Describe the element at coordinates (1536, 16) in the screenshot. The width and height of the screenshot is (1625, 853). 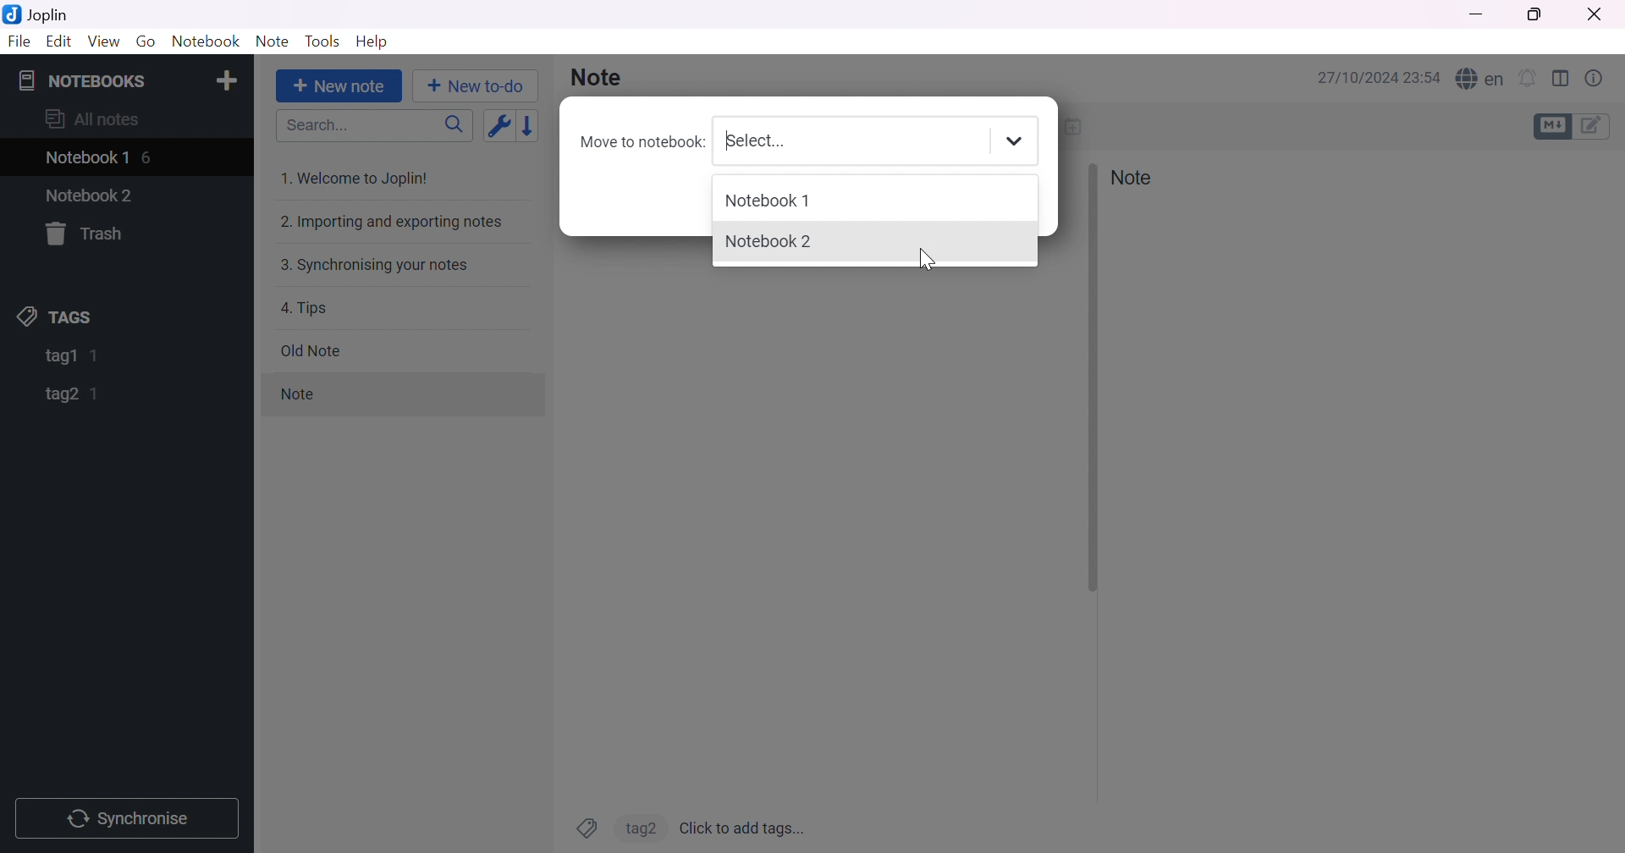
I see `Restore down` at that location.